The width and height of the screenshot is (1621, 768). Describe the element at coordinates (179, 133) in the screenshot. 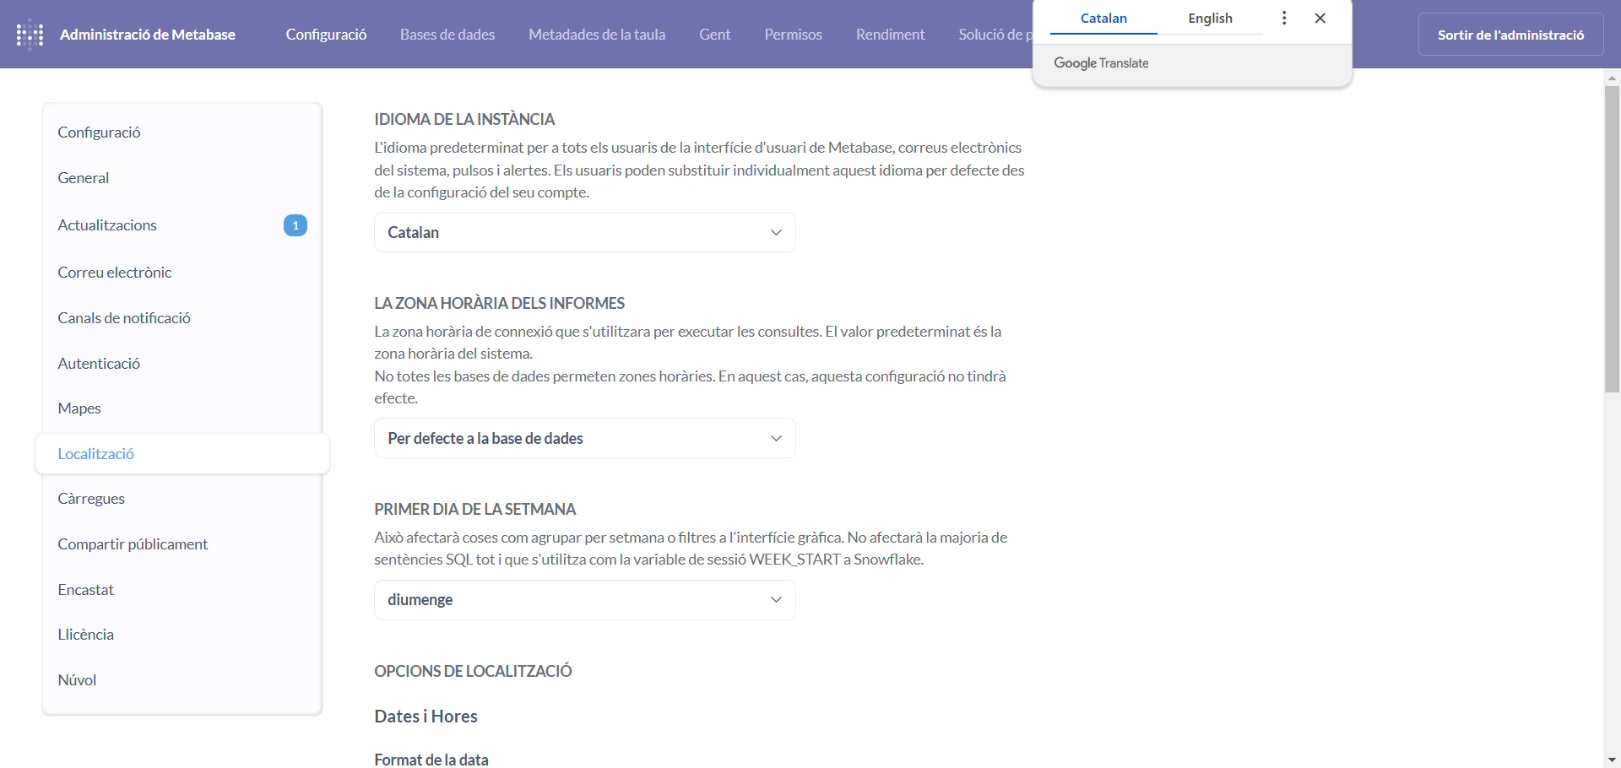

I see `setup` at that location.